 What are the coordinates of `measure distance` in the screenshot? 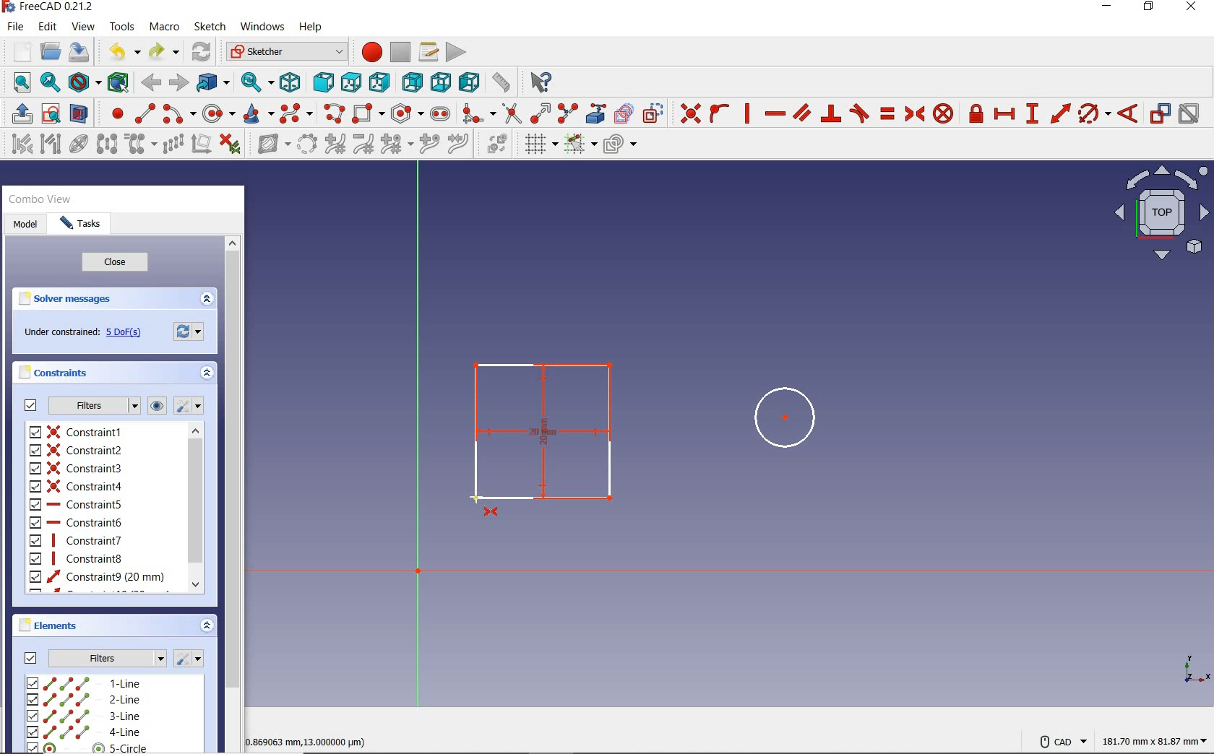 It's located at (502, 82).